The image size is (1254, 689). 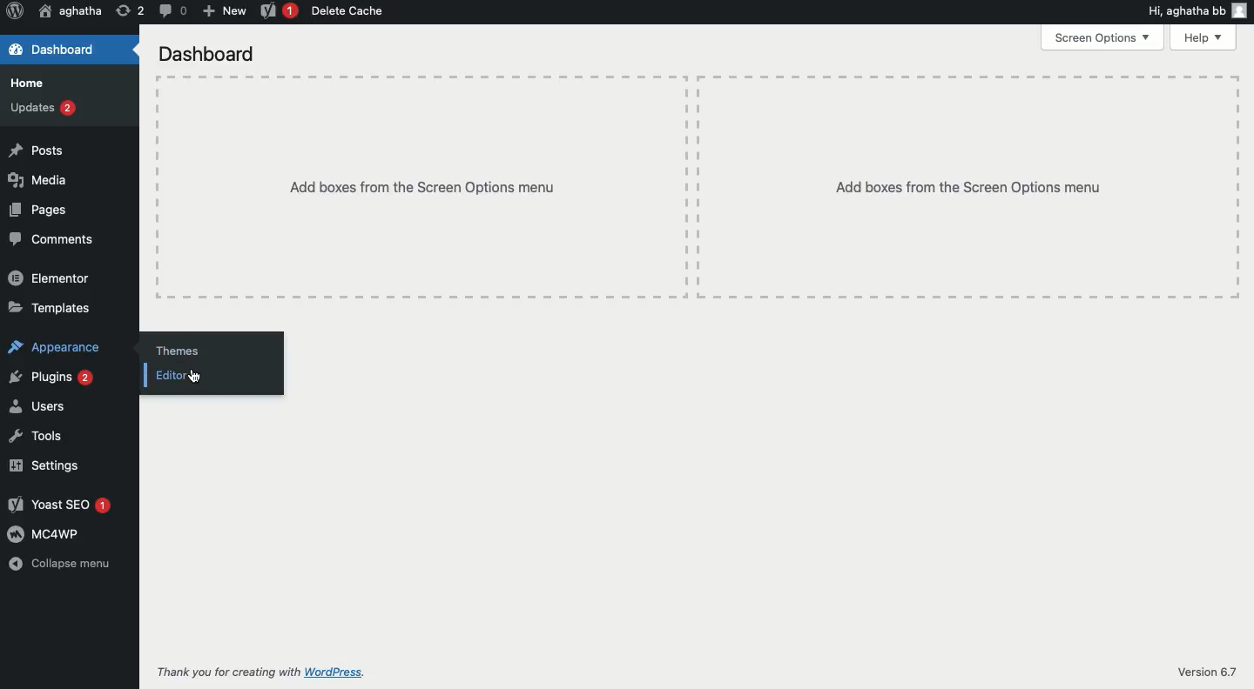 What do you see at coordinates (54, 48) in the screenshot?
I see `Dashboard` at bounding box center [54, 48].